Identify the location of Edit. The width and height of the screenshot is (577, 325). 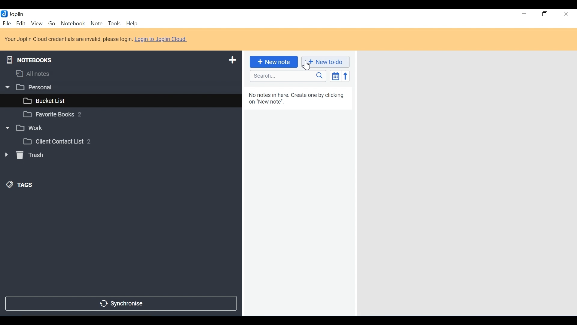
(21, 24).